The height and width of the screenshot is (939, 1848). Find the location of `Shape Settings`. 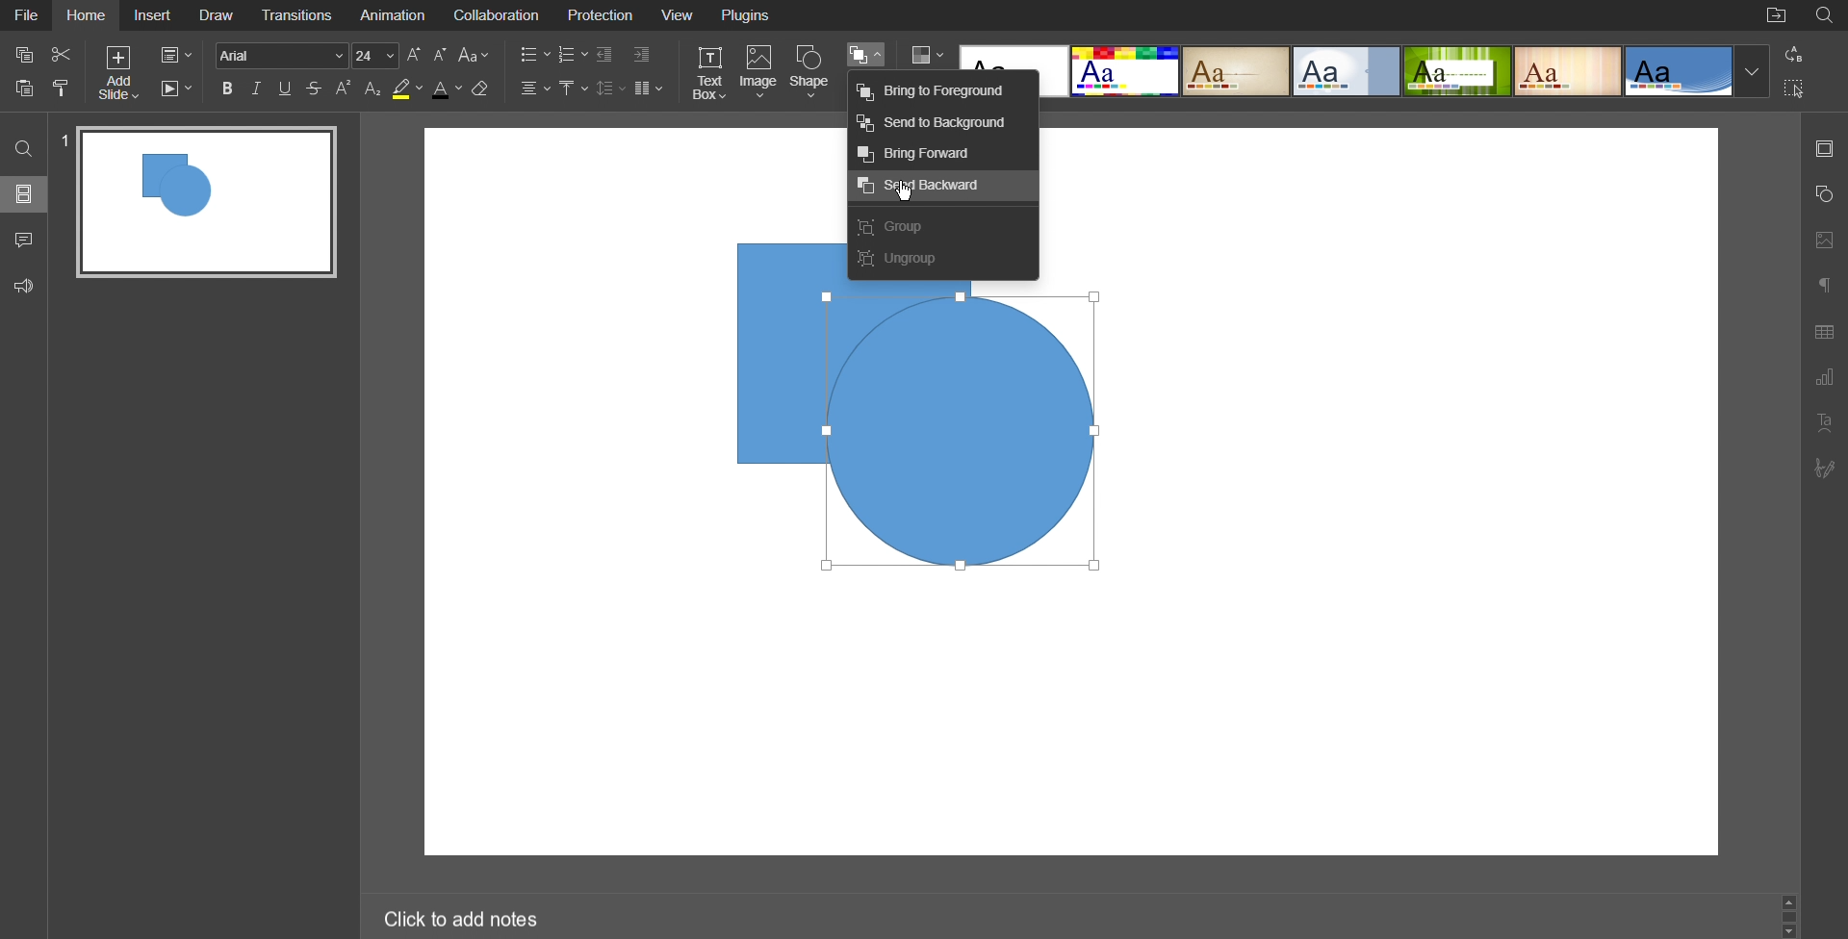

Shape Settings is located at coordinates (1825, 195).